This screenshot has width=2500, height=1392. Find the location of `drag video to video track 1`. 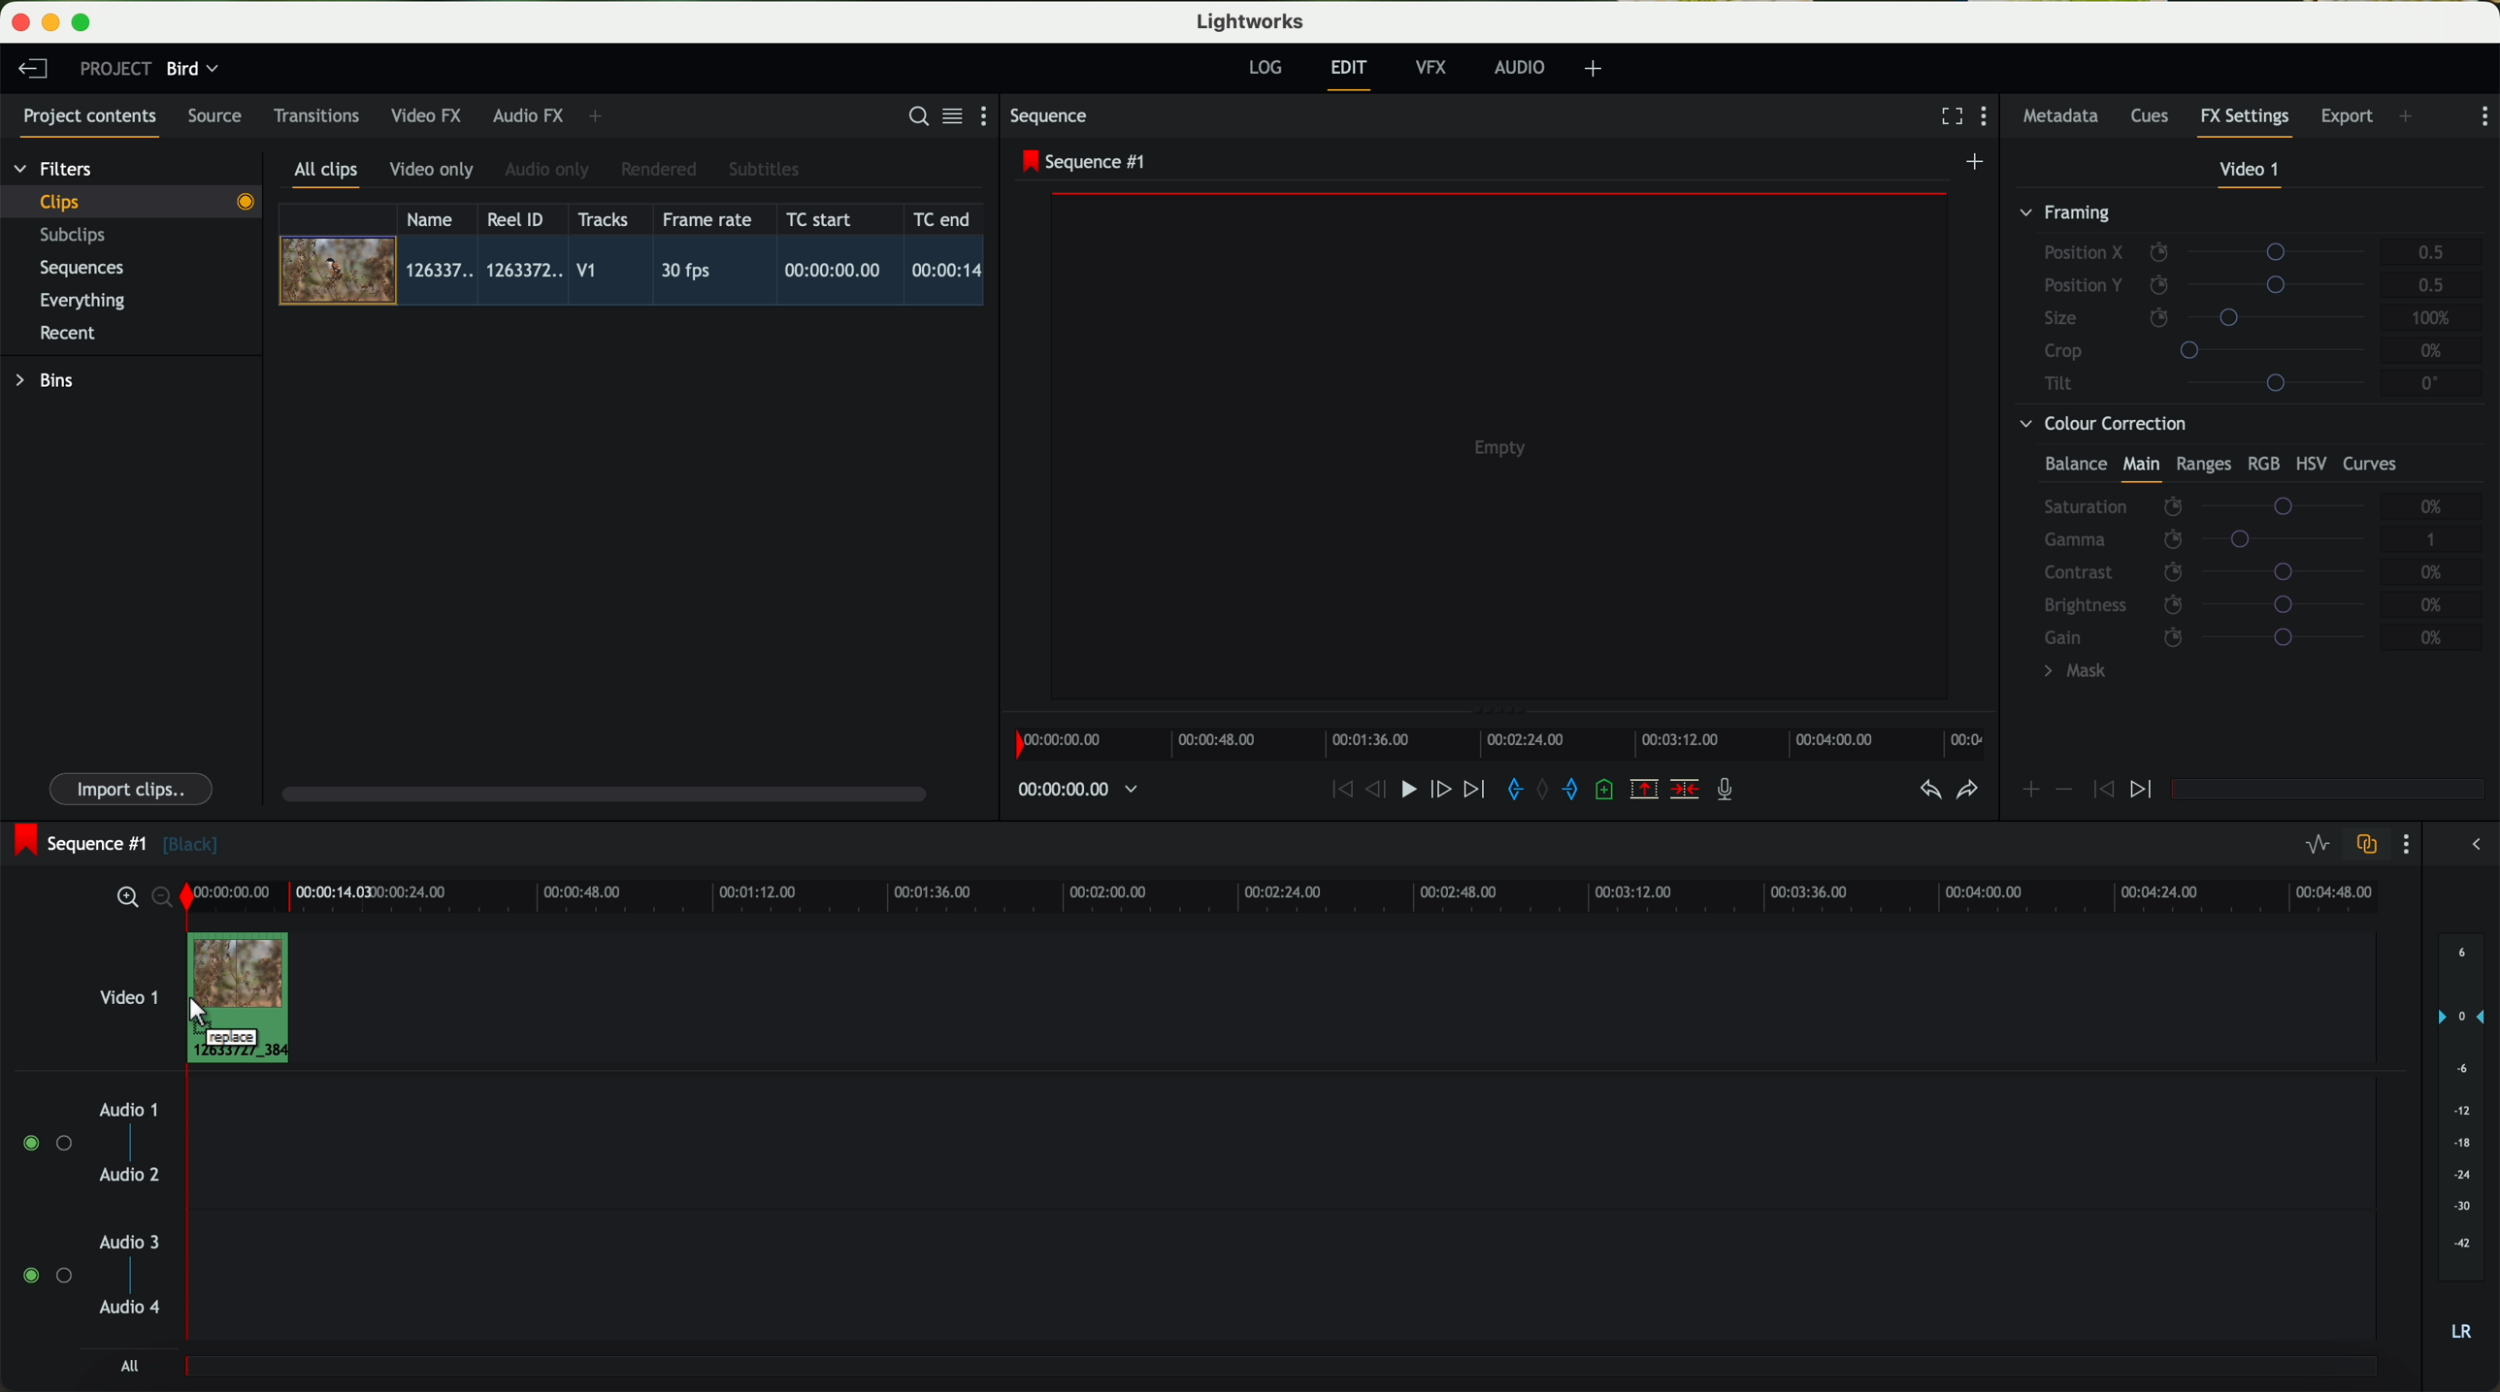

drag video to video track 1 is located at coordinates (241, 998).